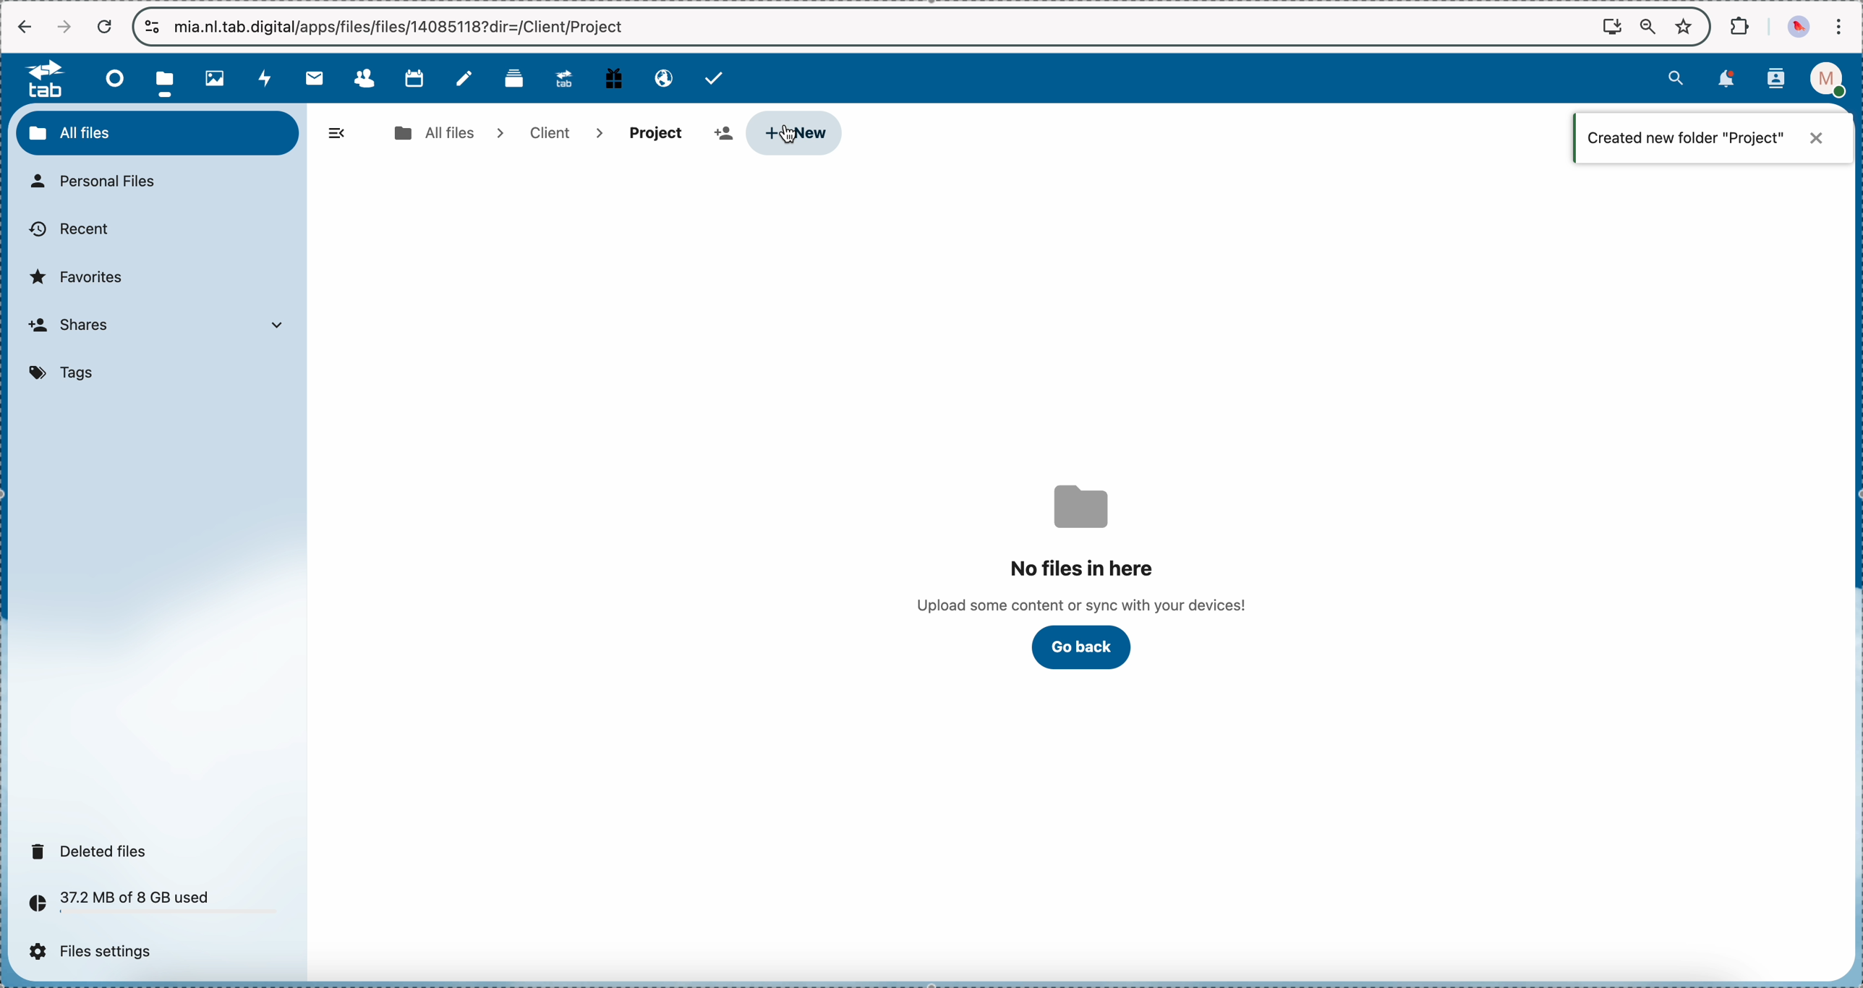 The height and width of the screenshot is (988, 1863). What do you see at coordinates (660, 77) in the screenshot?
I see `email` at bounding box center [660, 77].